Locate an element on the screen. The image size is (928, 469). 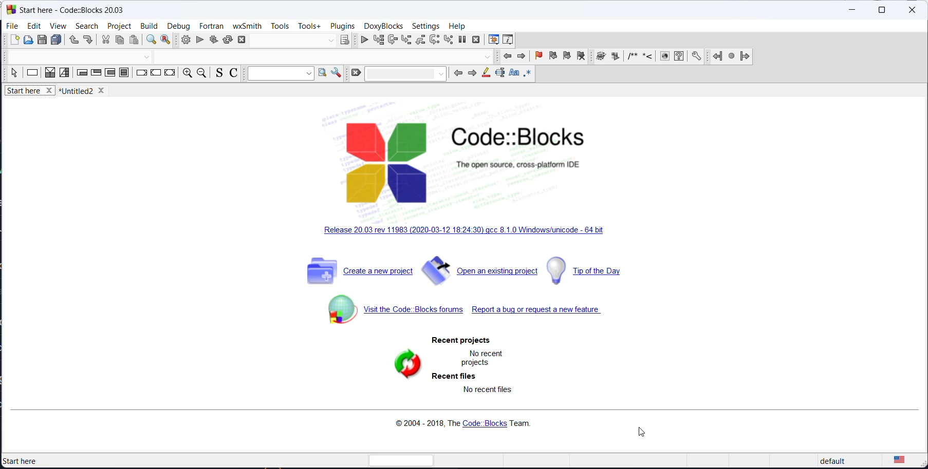
abort is located at coordinates (245, 39).